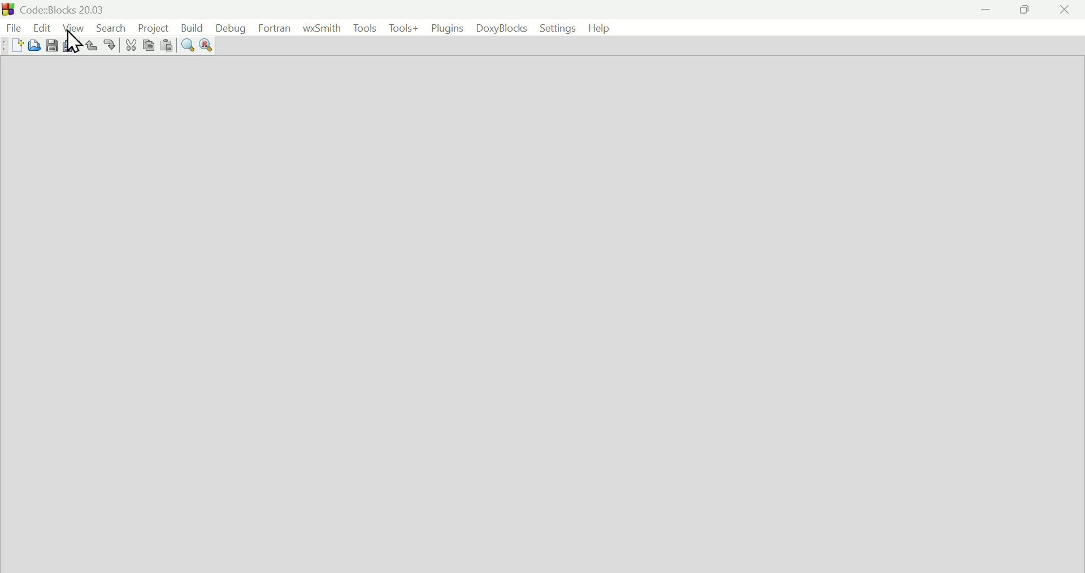 This screenshot has width=1085, height=573. Describe the element at coordinates (16, 45) in the screenshot. I see `New file` at that location.